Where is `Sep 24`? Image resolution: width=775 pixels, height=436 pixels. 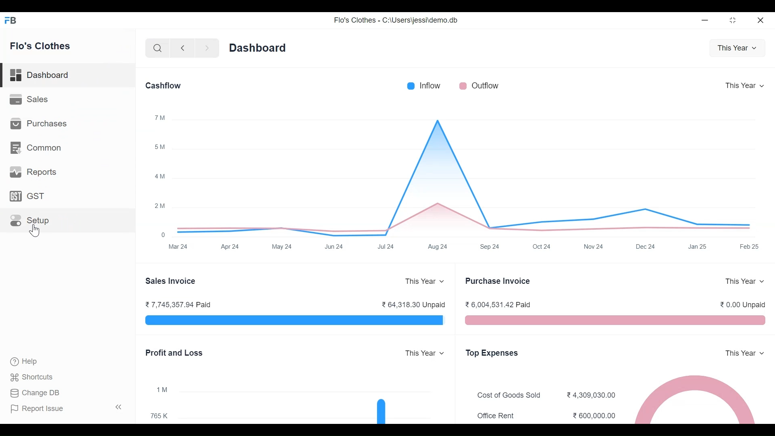 Sep 24 is located at coordinates (491, 247).